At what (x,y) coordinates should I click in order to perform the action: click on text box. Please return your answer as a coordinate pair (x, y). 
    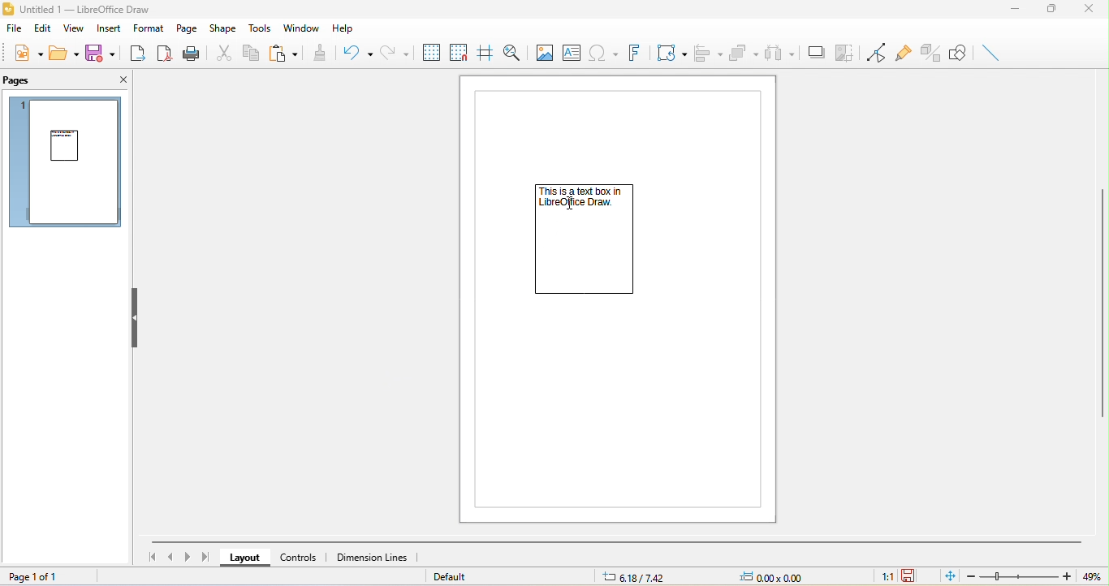
    Looking at the image, I should click on (572, 53).